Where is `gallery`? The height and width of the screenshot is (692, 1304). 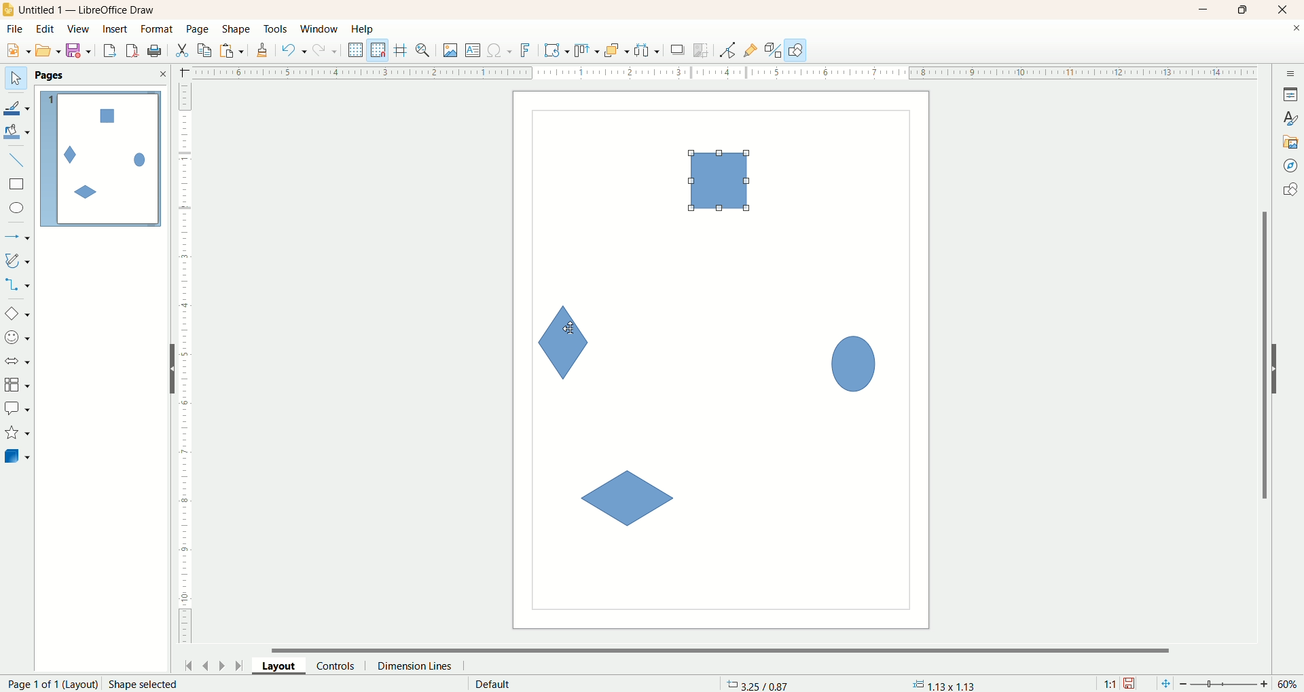
gallery is located at coordinates (1291, 140).